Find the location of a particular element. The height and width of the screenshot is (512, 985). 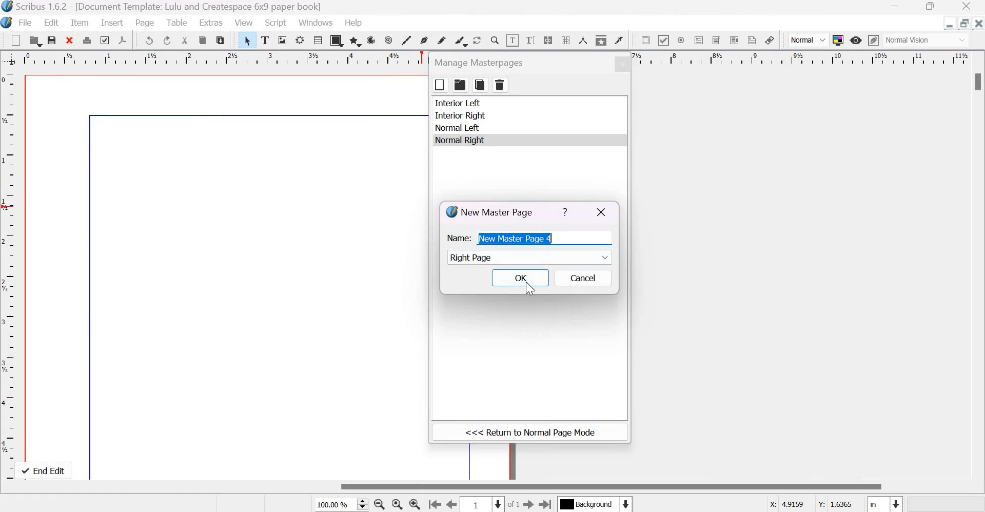

PDF list box is located at coordinates (735, 40).